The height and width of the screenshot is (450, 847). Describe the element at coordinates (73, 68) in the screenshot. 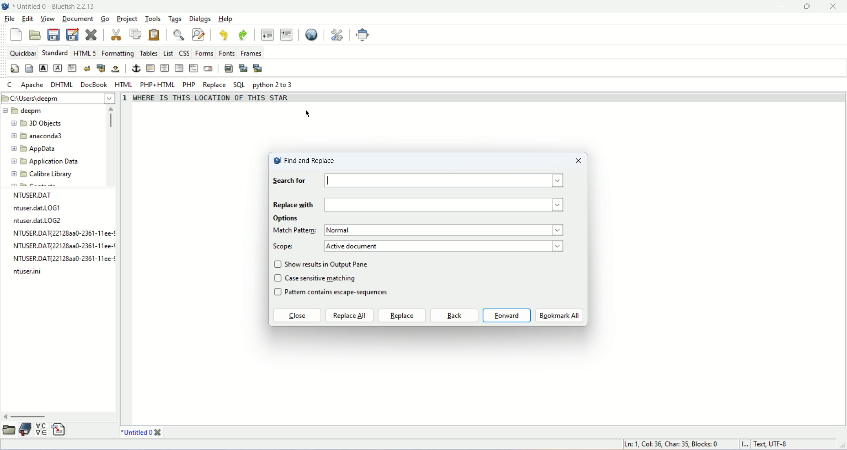

I see `paragraph` at that location.